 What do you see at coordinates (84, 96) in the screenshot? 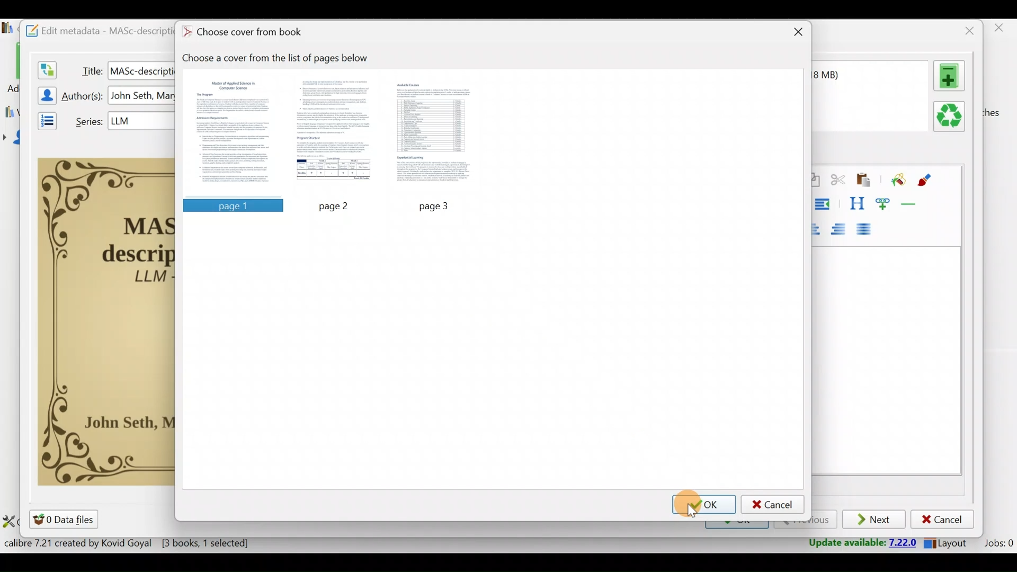
I see `Authors` at bounding box center [84, 96].